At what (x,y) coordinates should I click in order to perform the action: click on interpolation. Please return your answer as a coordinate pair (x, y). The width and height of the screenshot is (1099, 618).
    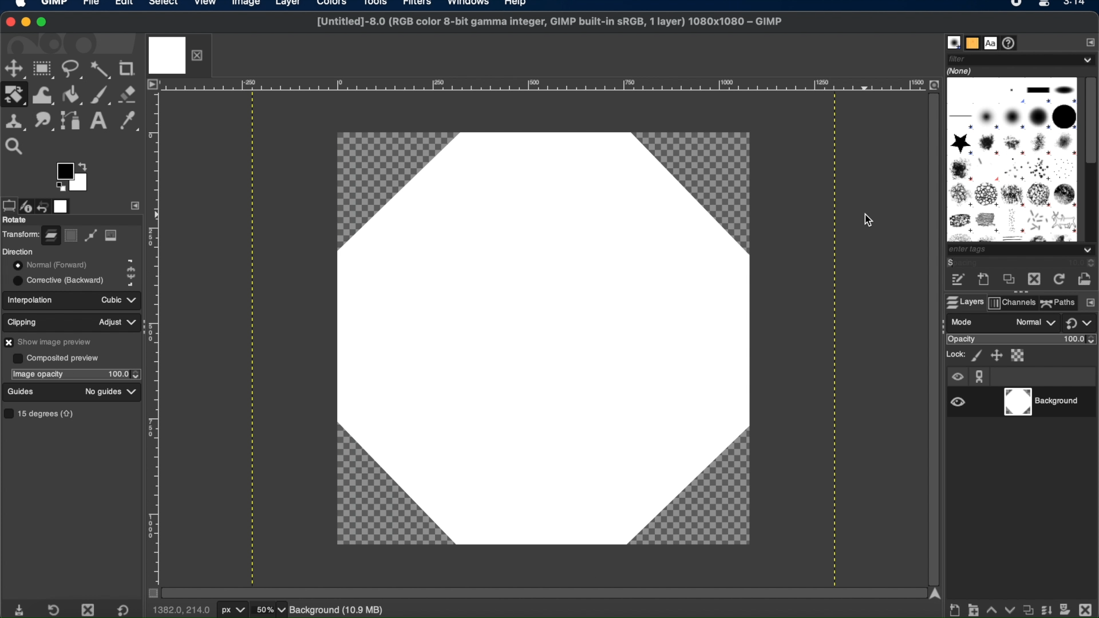
    Looking at the image, I should click on (33, 299).